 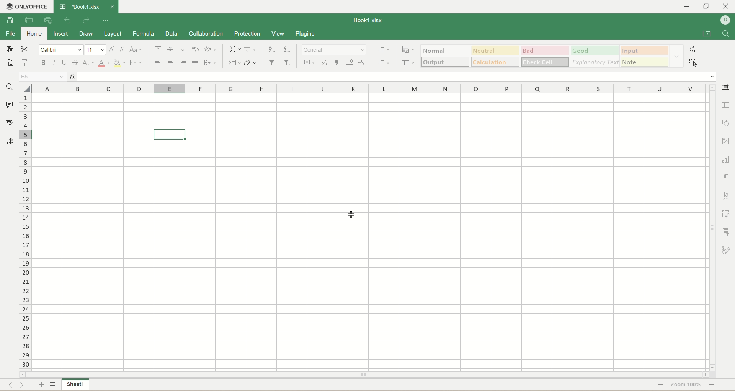 I want to click on align left, so click(x=156, y=64).